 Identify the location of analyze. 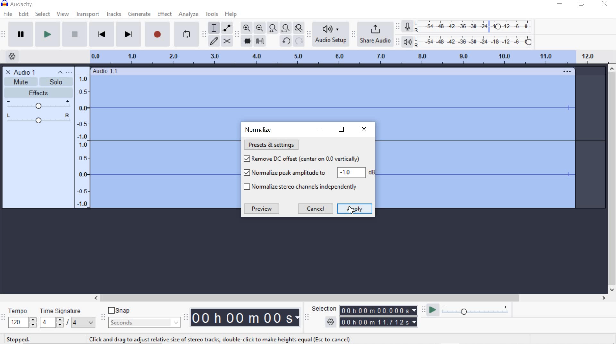
(189, 14).